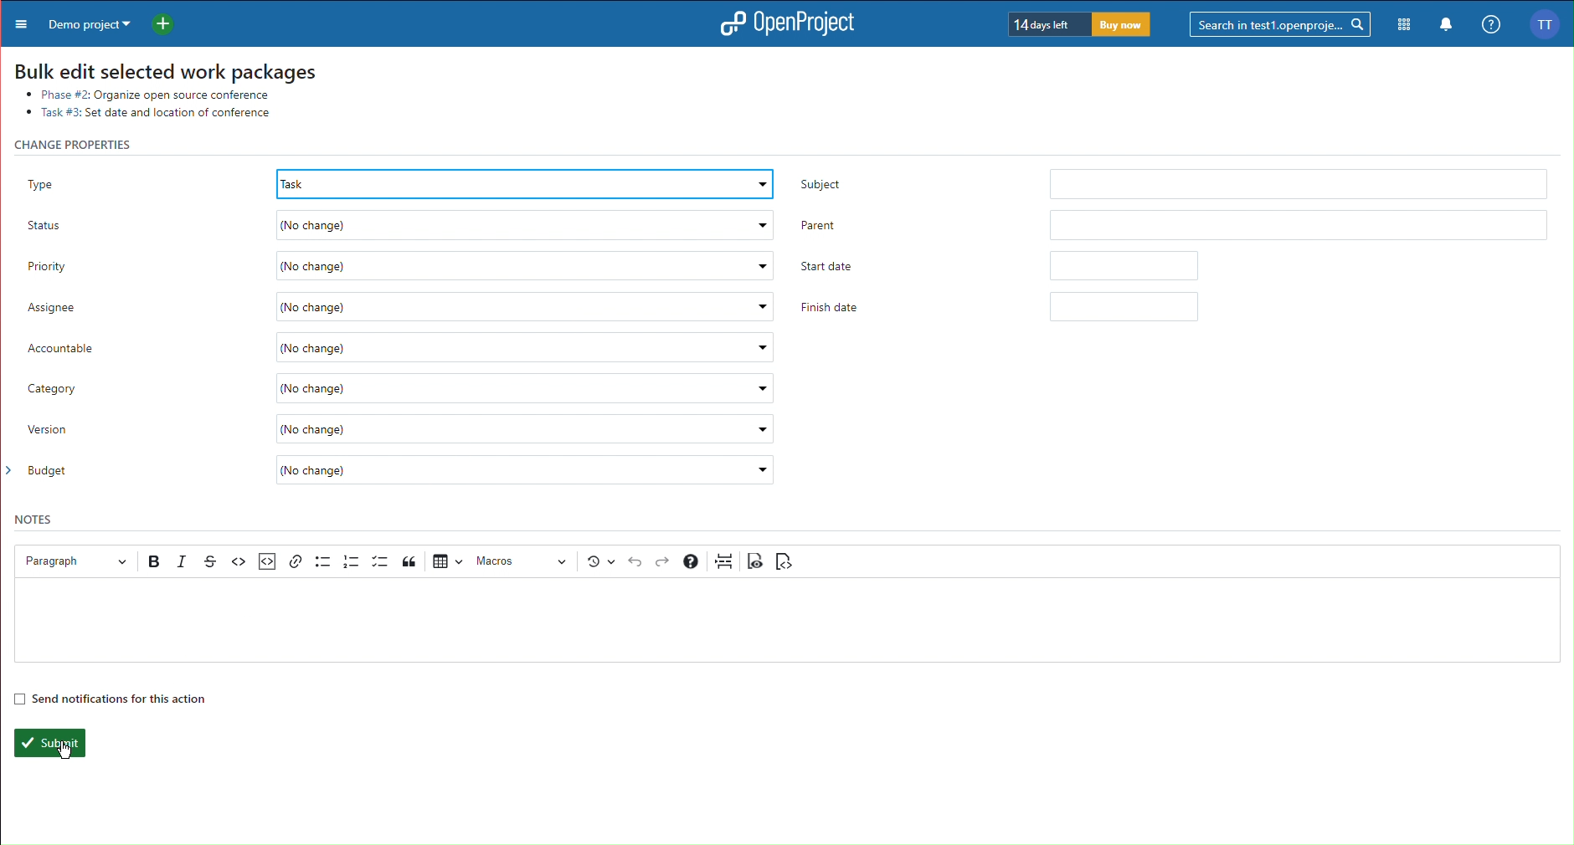  I want to click on More, so click(18, 23).